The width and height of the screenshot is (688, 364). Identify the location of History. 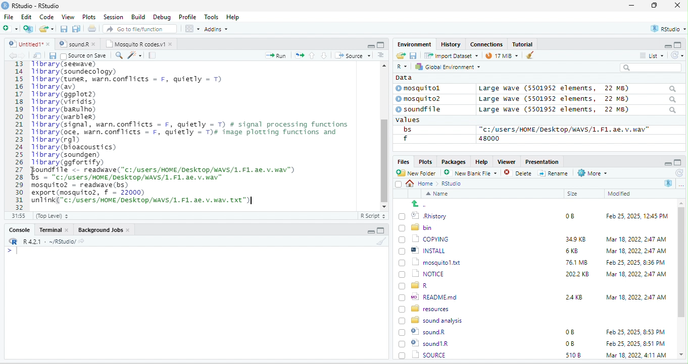
(451, 44).